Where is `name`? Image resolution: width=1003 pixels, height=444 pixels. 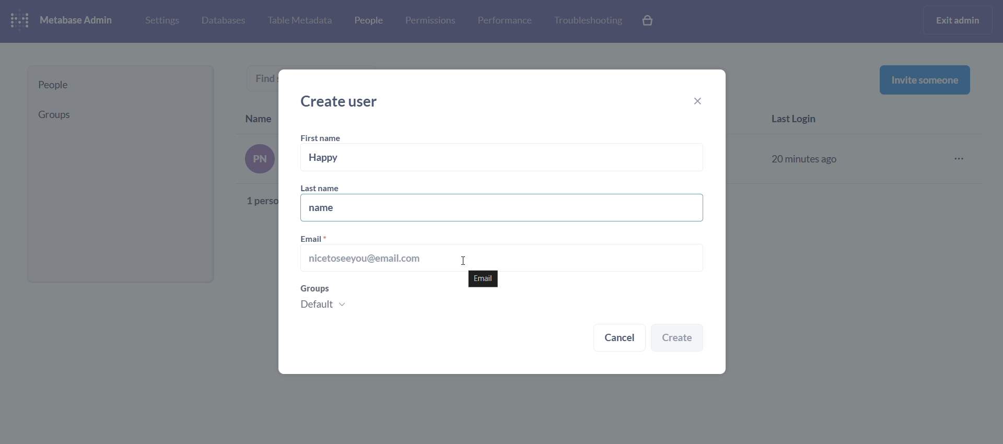 name is located at coordinates (500, 208).